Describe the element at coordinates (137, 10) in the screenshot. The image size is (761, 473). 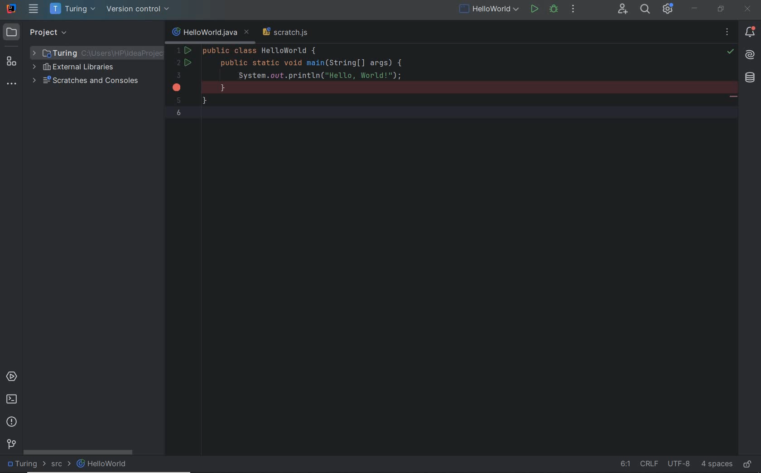
I see `version control` at that location.